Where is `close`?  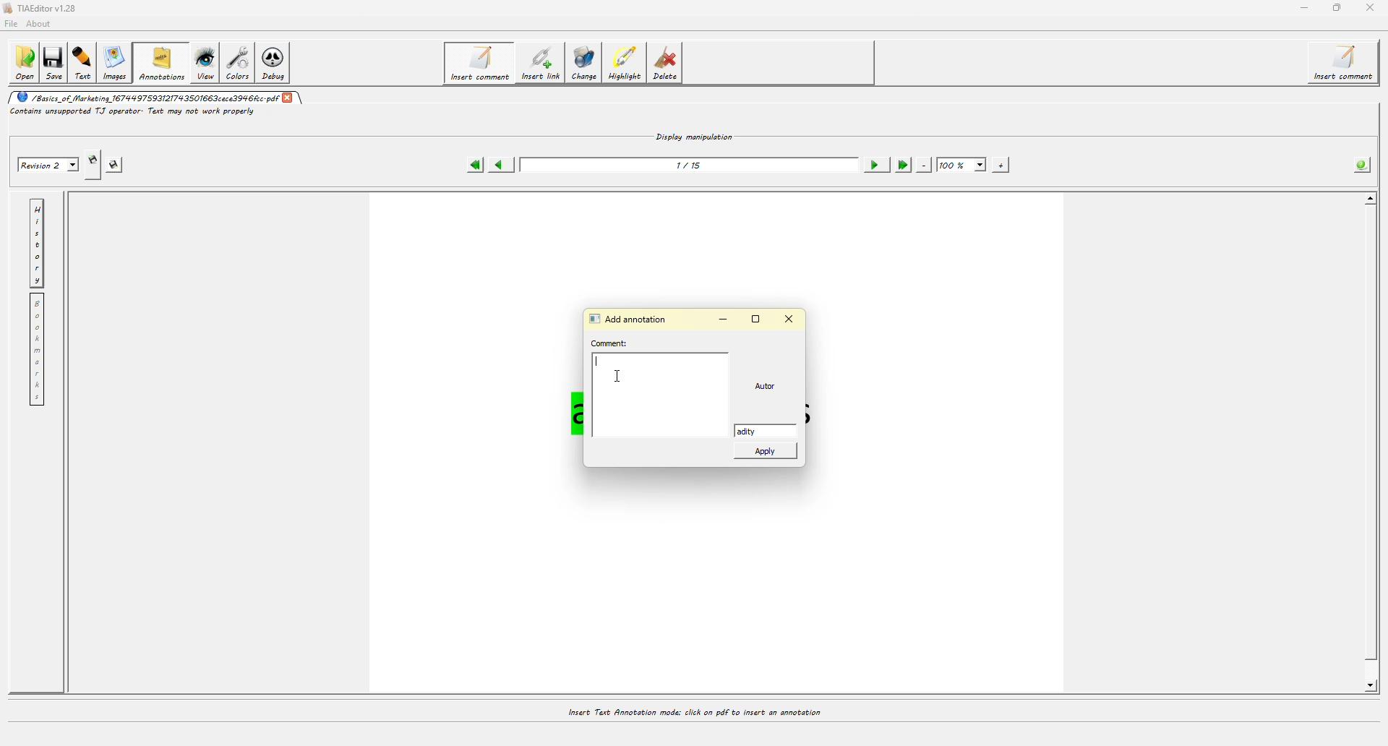
close is located at coordinates (1368, 8).